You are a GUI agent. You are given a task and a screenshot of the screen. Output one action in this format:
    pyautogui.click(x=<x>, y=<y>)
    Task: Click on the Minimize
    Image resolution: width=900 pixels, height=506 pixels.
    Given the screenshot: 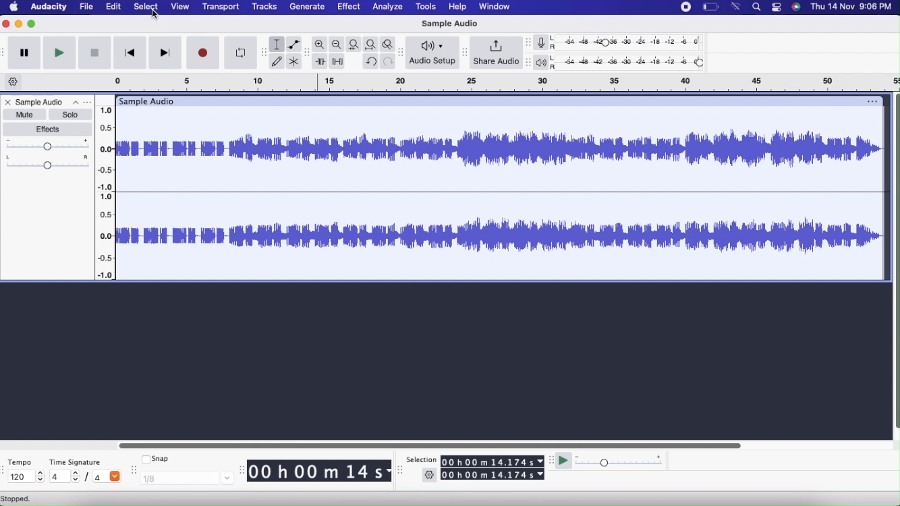 What is the action you would take?
    pyautogui.click(x=18, y=24)
    